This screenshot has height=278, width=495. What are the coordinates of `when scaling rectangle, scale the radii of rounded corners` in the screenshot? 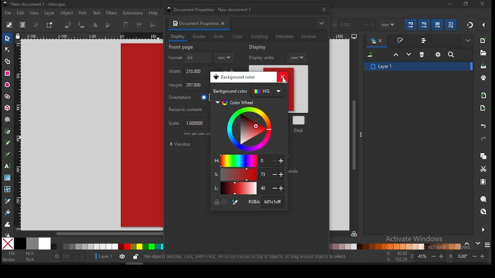 It's located at (423, 25).